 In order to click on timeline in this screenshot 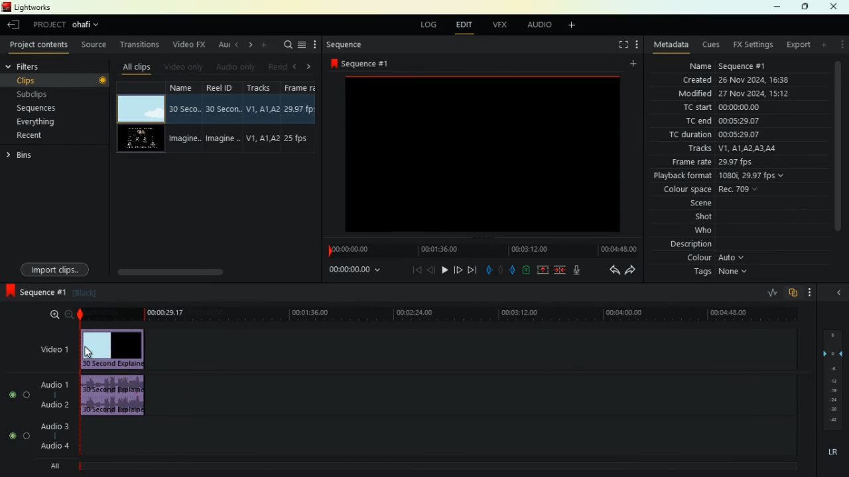, I will do `click(436, 315)`.